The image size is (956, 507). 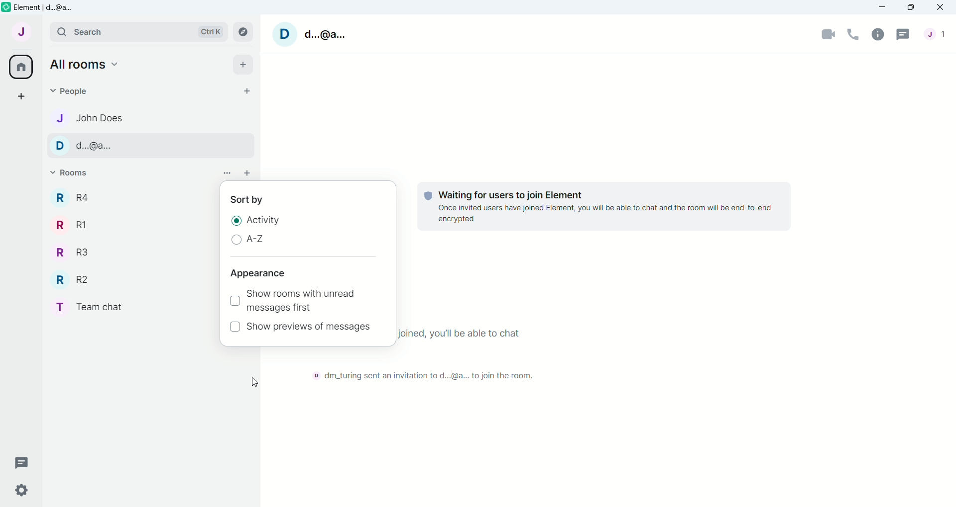 What do you see at coordinates (47, 7) in the screenshot?
I see `Element` at bounding box center [47, 7].